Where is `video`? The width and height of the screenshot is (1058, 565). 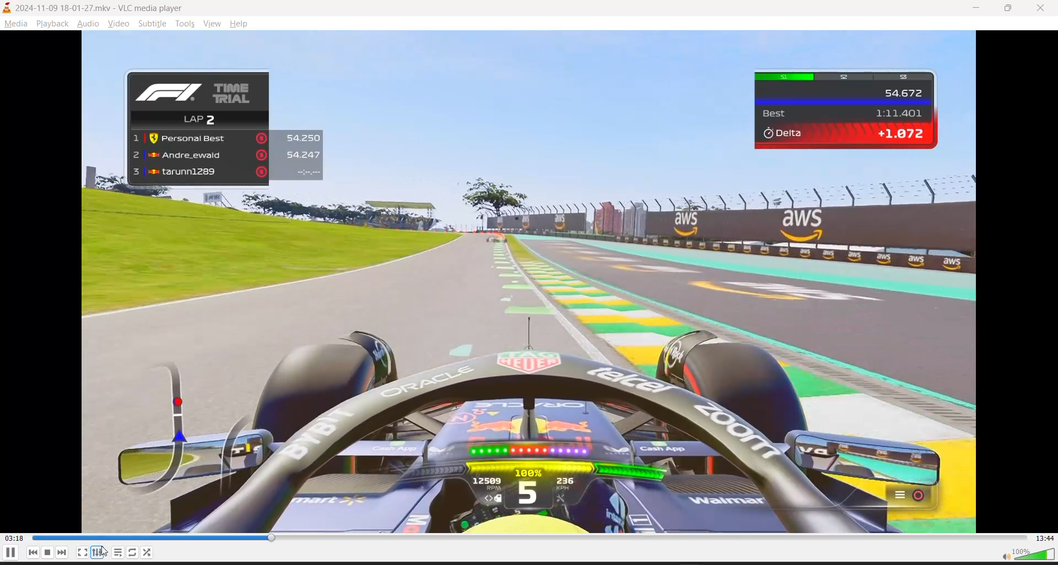 video is located at coordinates (118, 23).